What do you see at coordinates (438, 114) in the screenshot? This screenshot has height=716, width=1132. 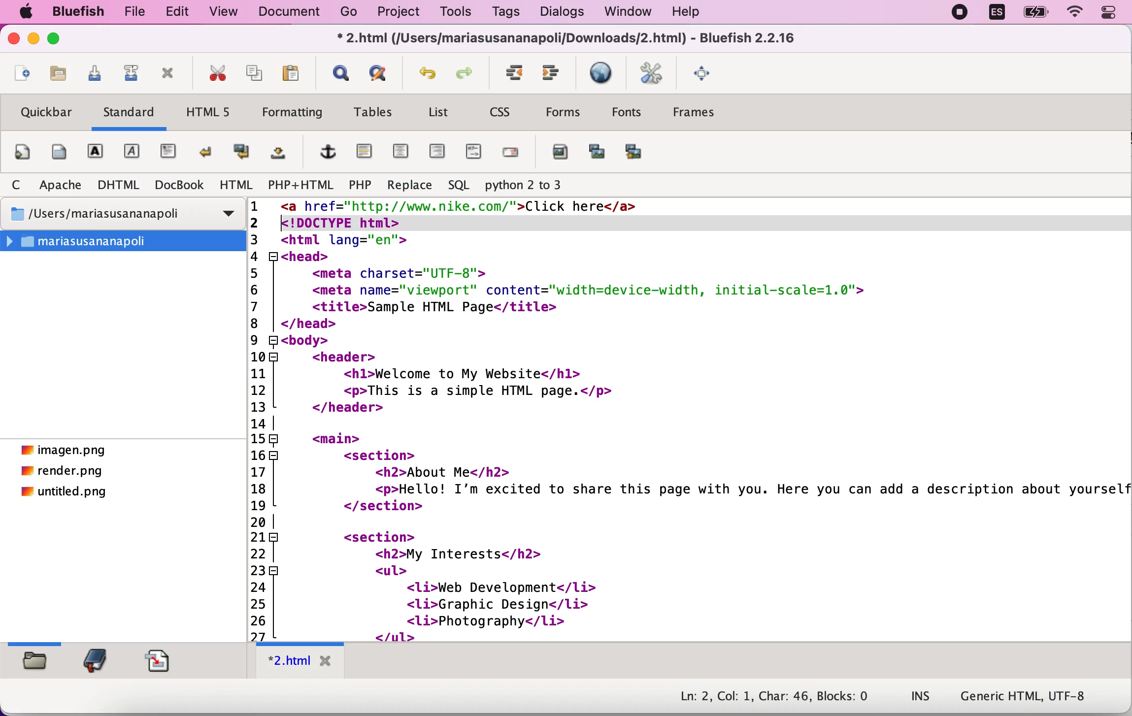 I see `list` at bounding box center [438, 114].